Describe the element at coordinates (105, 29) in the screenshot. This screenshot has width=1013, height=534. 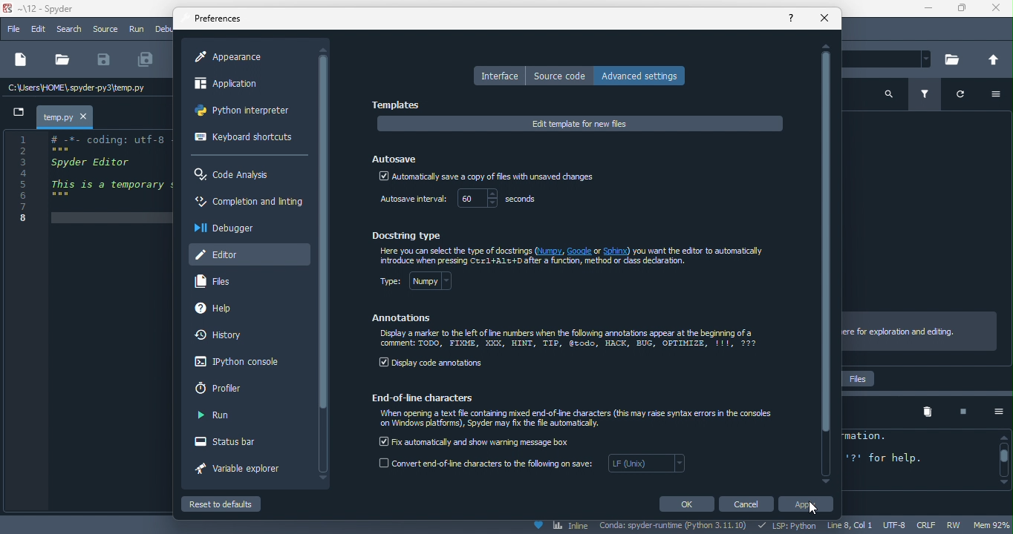
I see `source` at that location.